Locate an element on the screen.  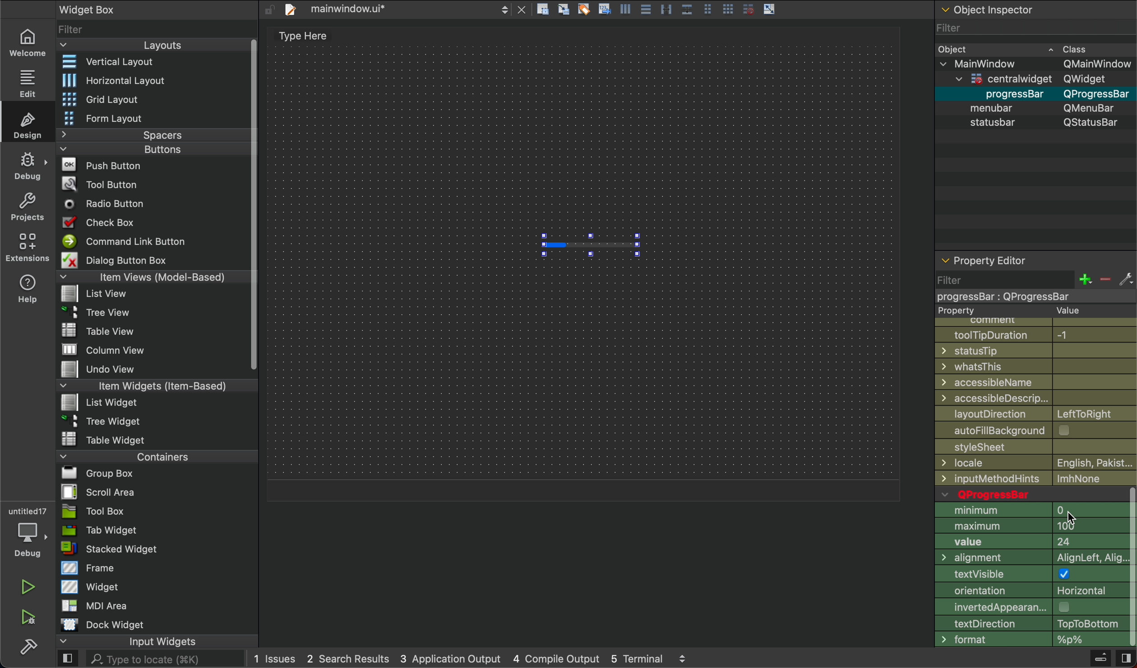
Vertical Scroll is located at coordinates (251, 206).